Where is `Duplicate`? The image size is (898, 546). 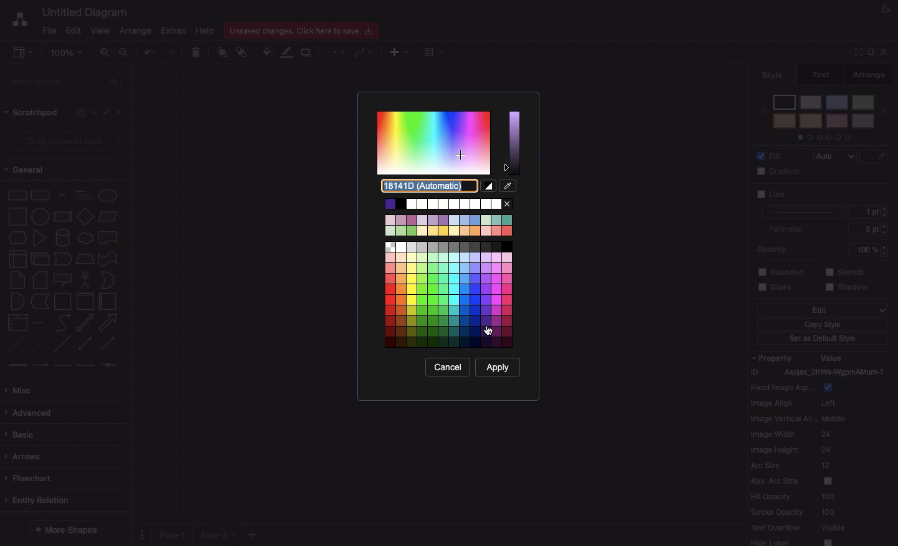 Duplicate is located at coordinates (307, 50).